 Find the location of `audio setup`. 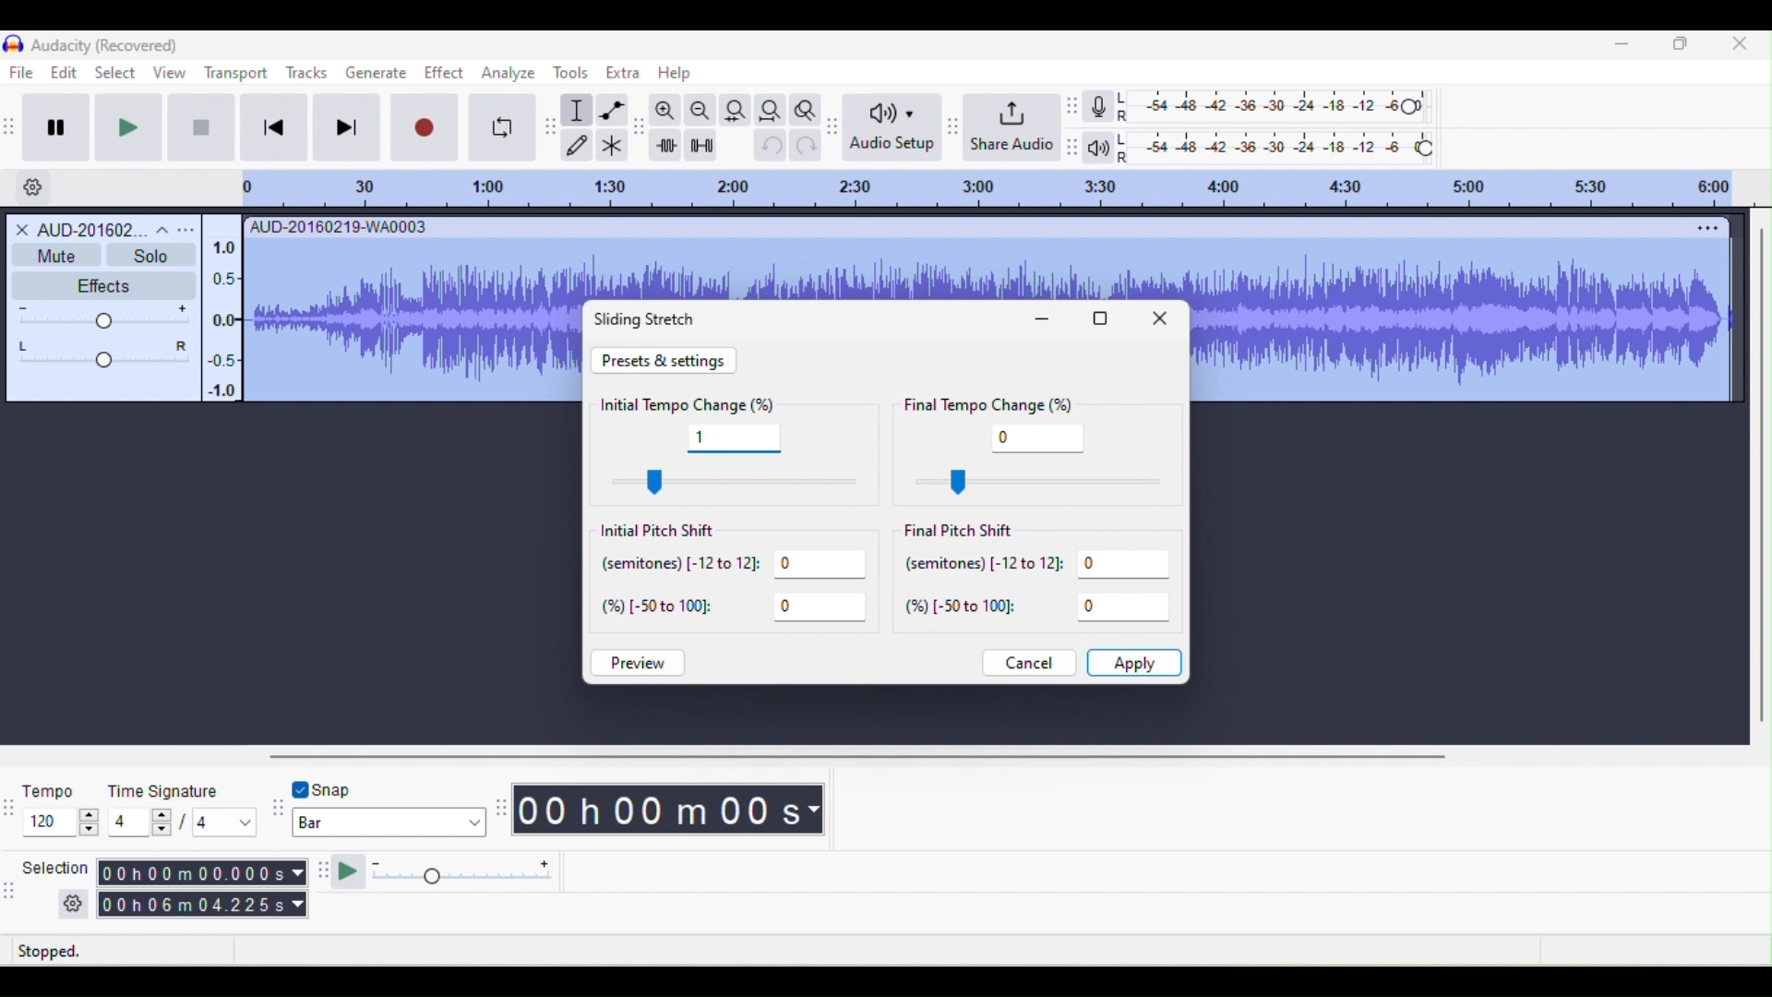

audio setup is located at coordinates (891, 127).